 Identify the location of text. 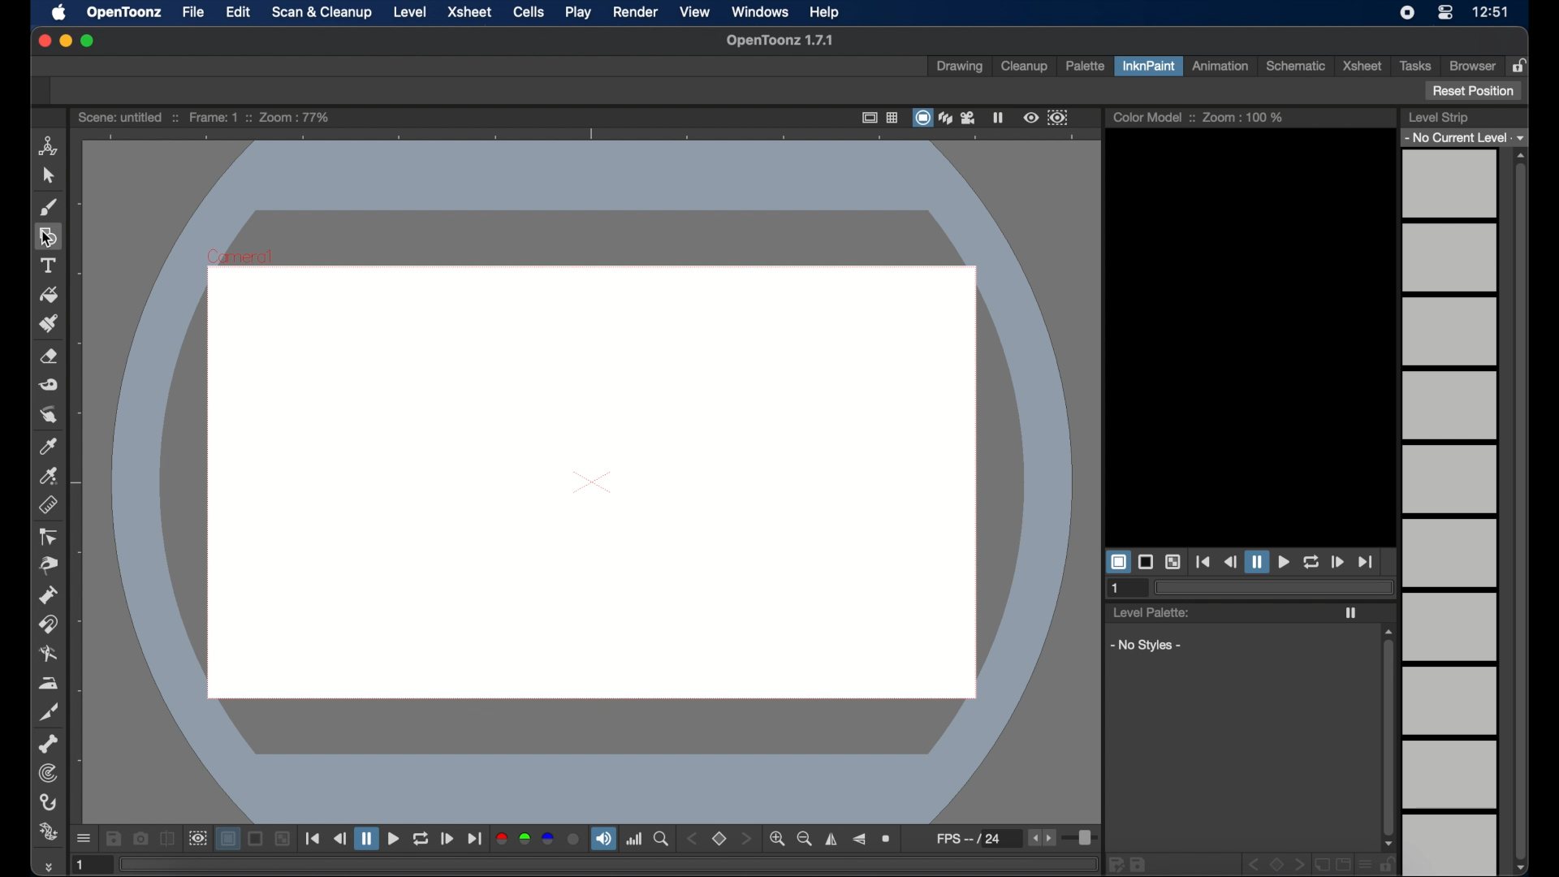
(48, 266).